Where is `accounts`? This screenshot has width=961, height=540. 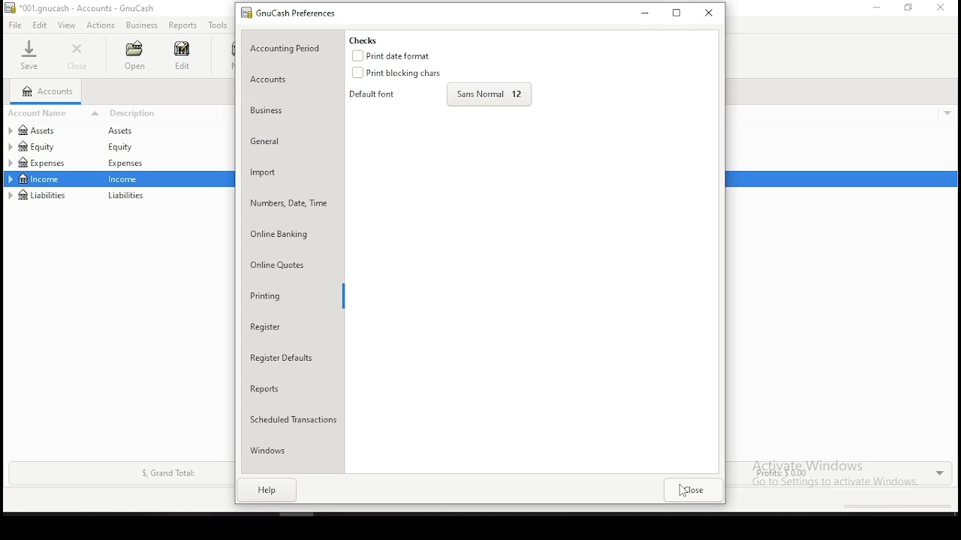
accounts is located at coordinates (47, 91).